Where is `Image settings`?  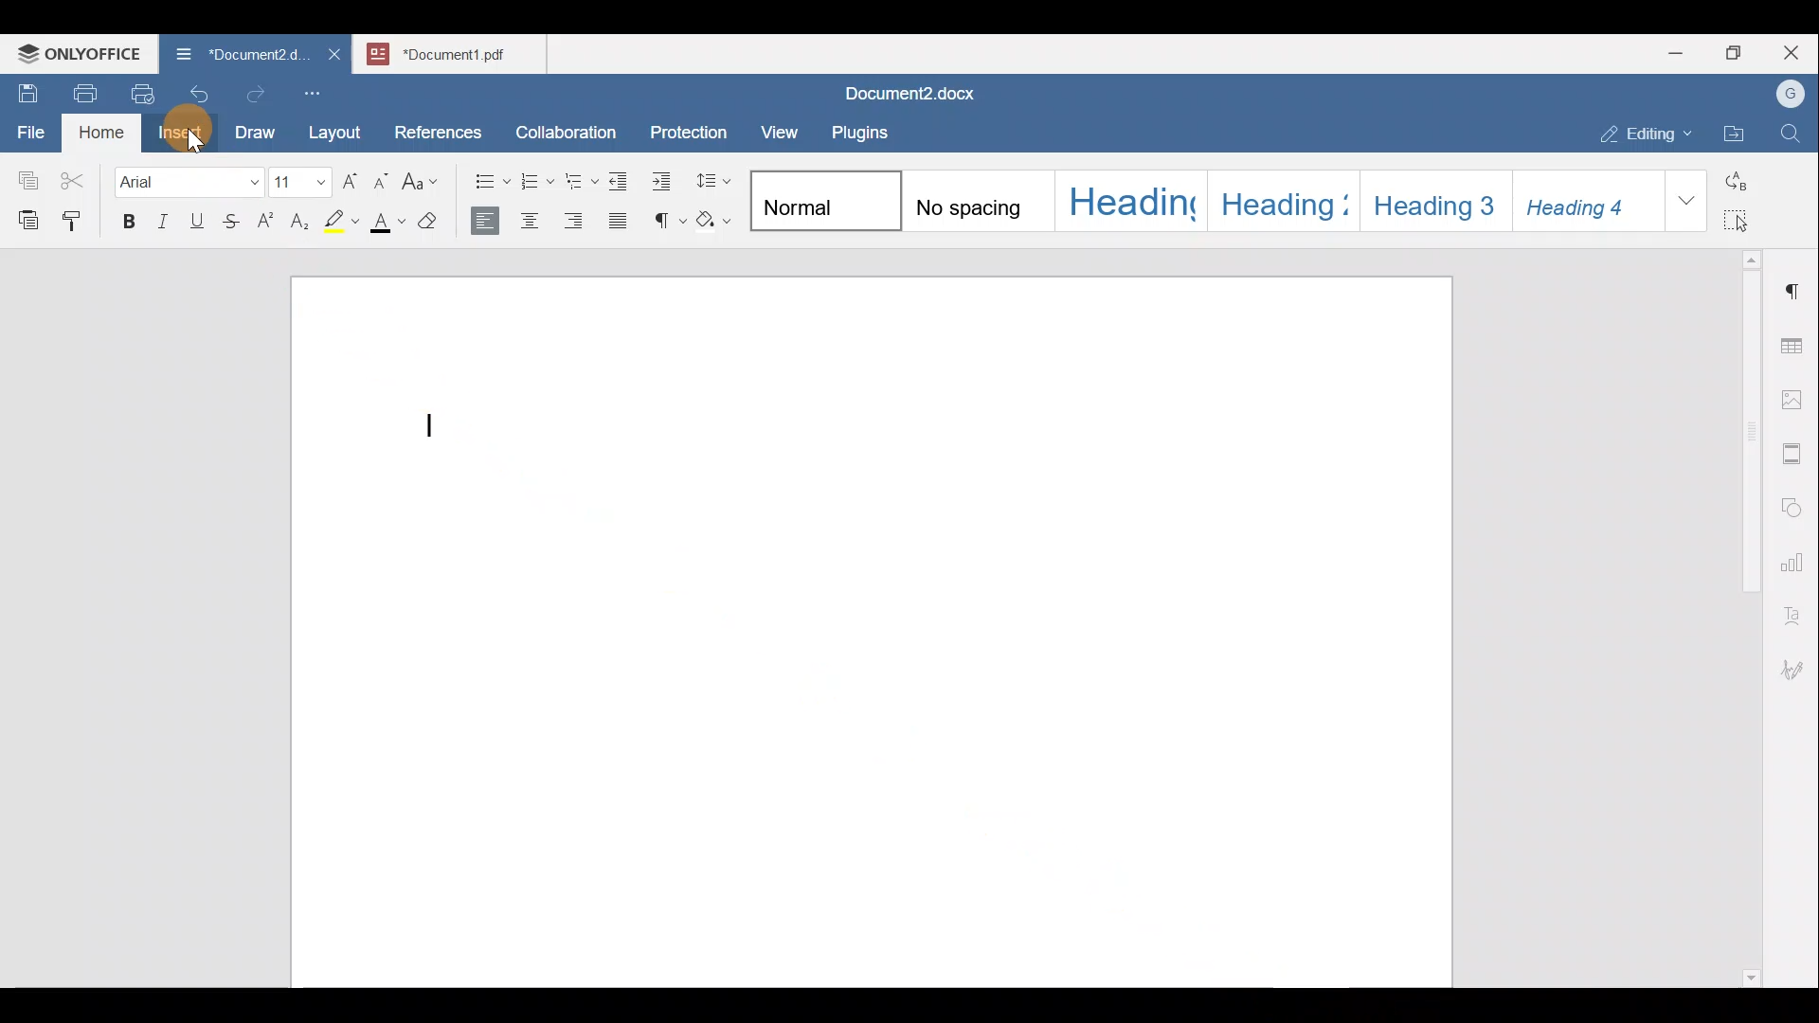 Image settings is located at coordinates (1795, 398).